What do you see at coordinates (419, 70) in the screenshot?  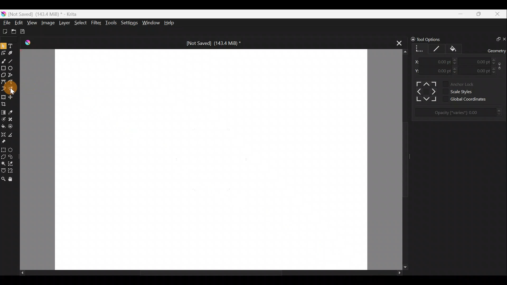 I see `Y-axis dimension` at bounding box center [419, 70].